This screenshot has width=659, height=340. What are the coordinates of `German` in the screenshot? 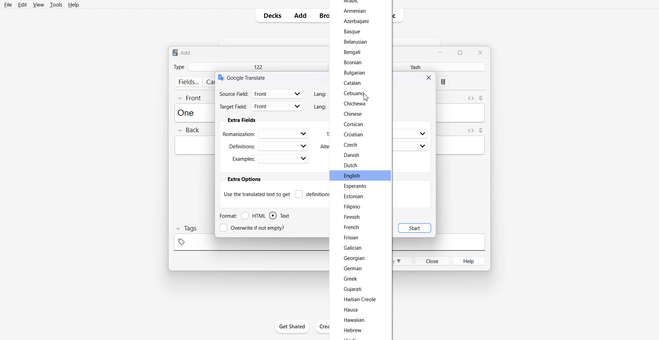 It's located at (353, 268).